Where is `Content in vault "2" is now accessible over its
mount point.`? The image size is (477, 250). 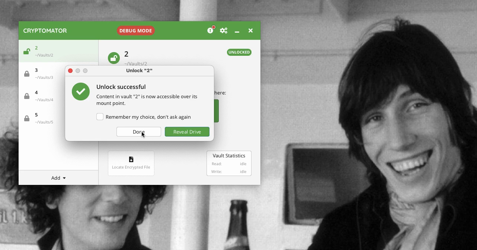
Content in vault "2" is now accessible over its
mount point. is located at coordinates (148, 100).